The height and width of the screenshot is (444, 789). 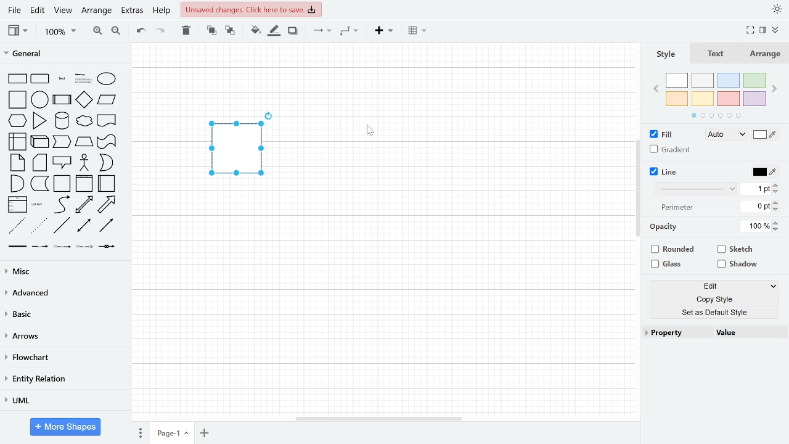 What do you see at coordinates (61, 380) in the screenshot?
I see `entity relation` at bounding box center [61, 380].